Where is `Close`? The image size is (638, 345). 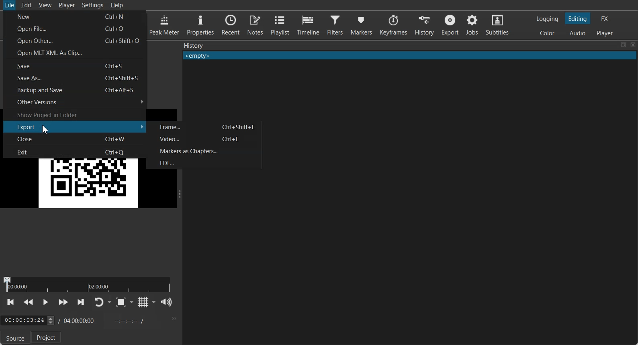 Close is located at coordinates (46, 138).